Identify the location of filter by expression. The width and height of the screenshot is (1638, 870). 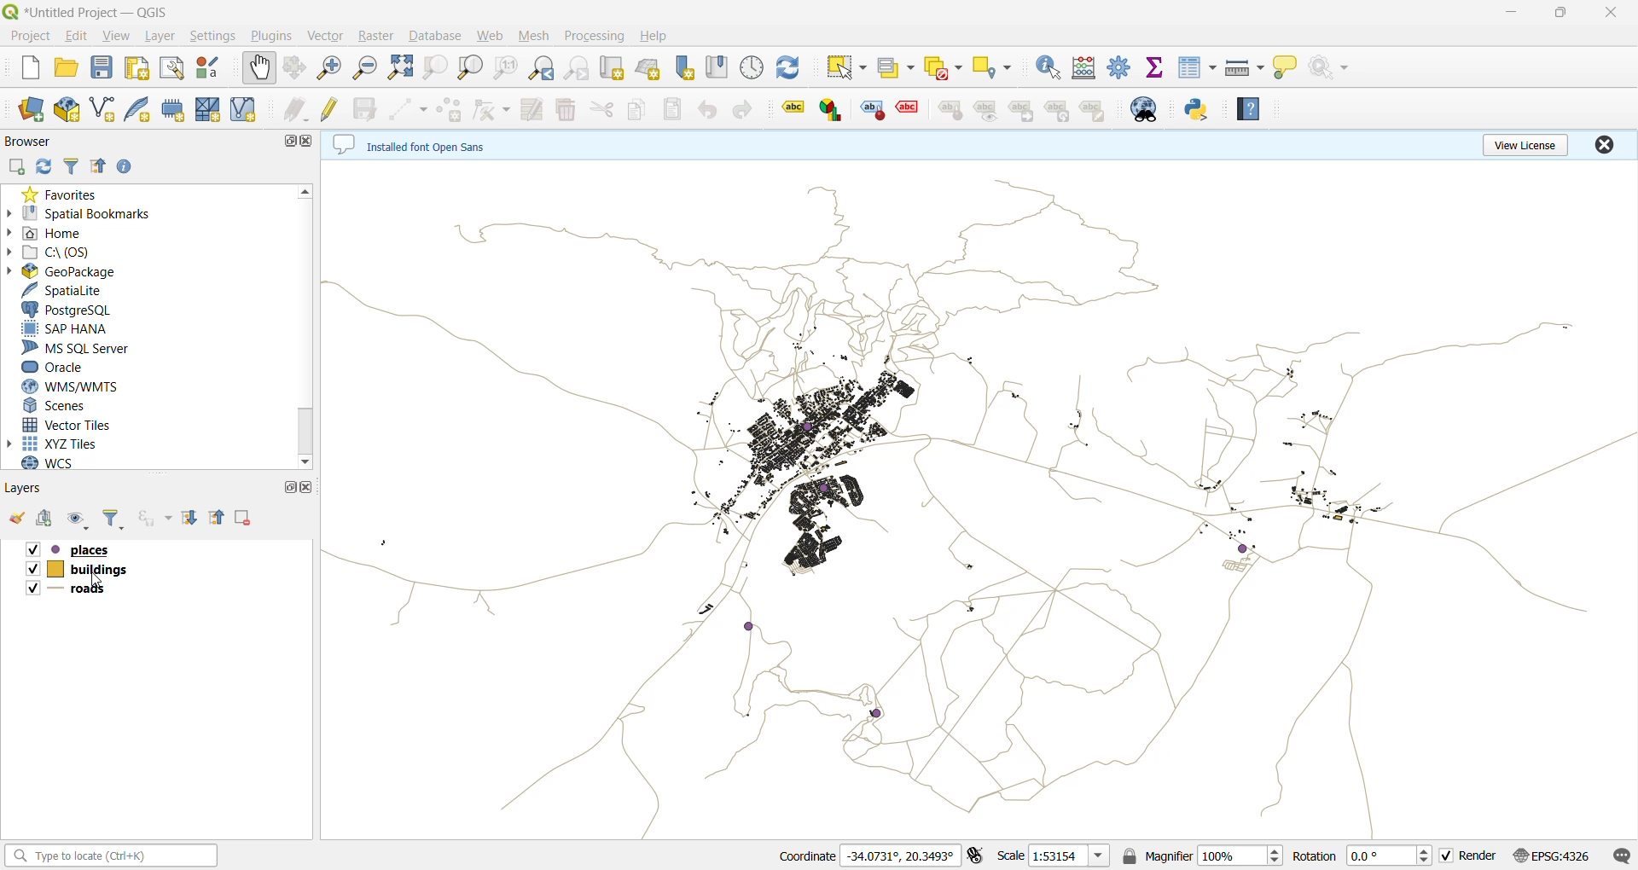
(154, 519).